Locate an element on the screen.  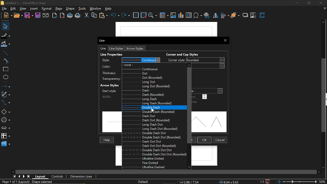
Dot is located at coordinates (153, 74).